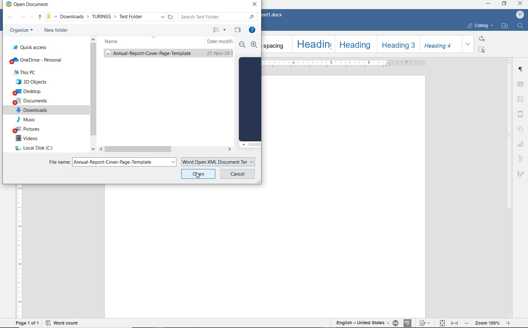 Image resolution: width=528 pixels, height=328 pixels. Describe the element at coordinates (480, 25) in the screenshot. I see `editing` at that location.